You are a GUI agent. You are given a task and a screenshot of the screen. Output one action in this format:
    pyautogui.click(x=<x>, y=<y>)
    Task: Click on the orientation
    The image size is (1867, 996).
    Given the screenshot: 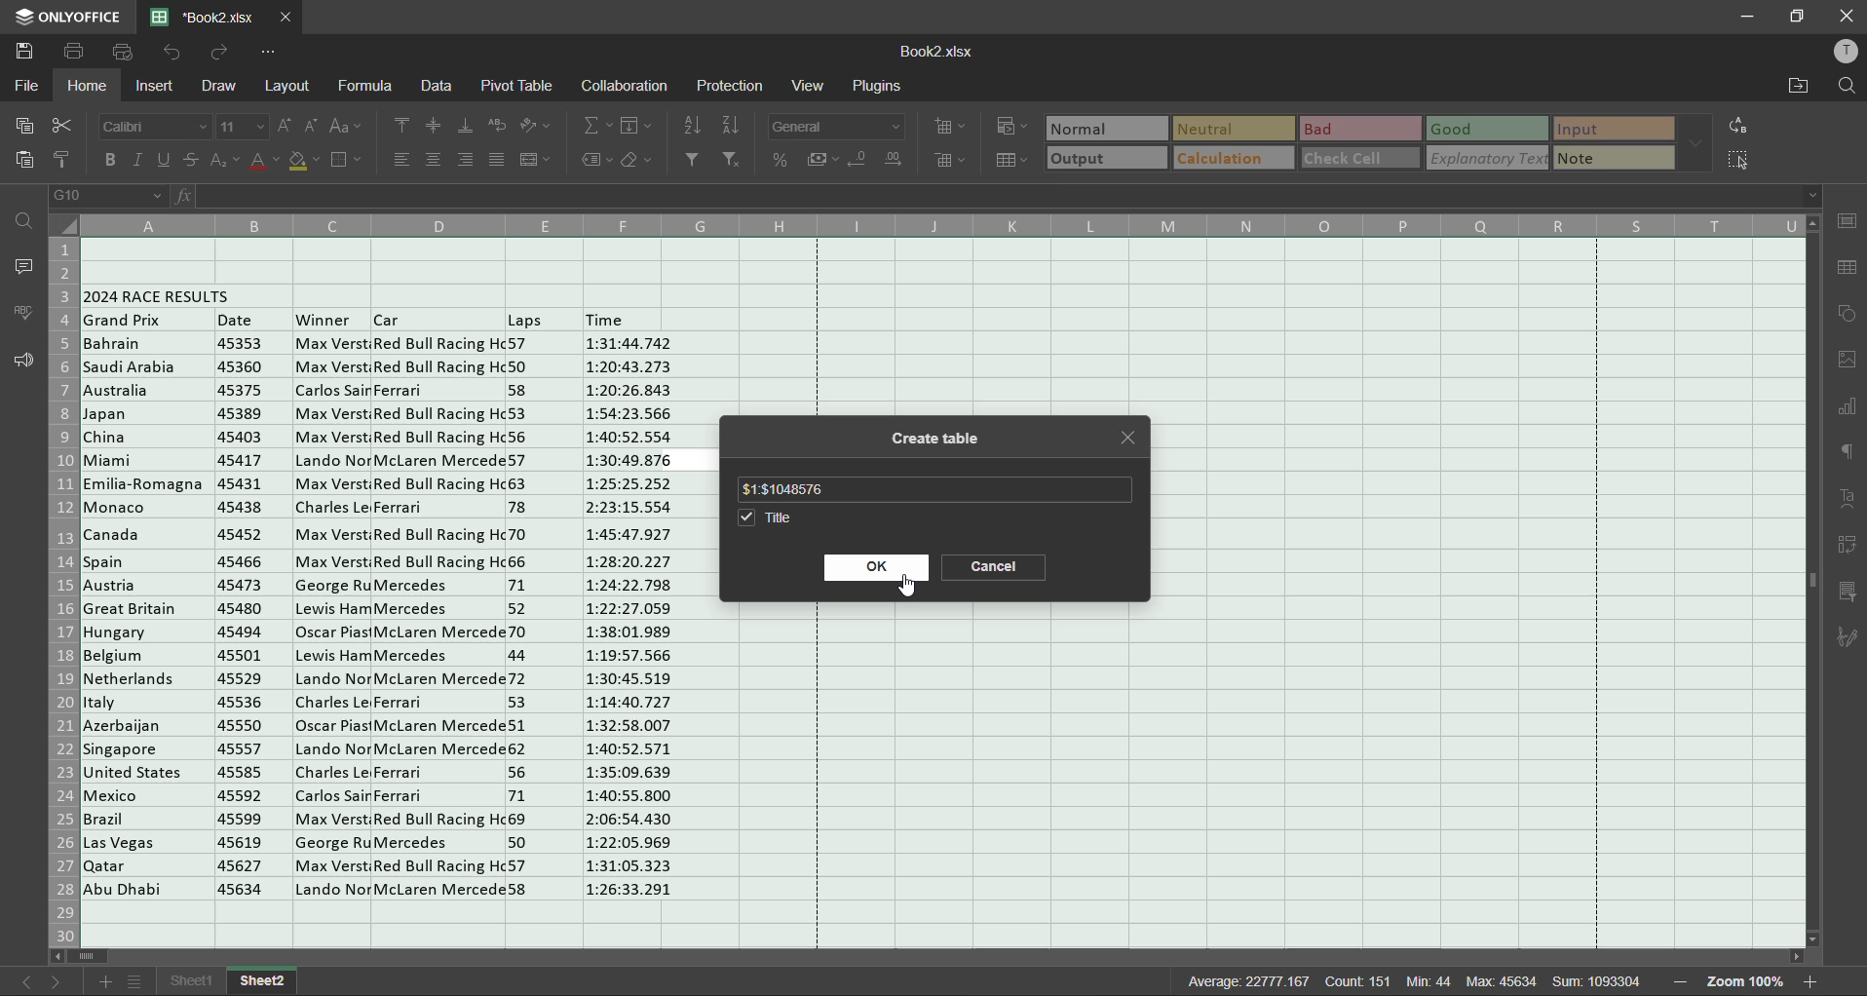 What is the action you would take?
    pyautogui.click(x=535, y=126)
    